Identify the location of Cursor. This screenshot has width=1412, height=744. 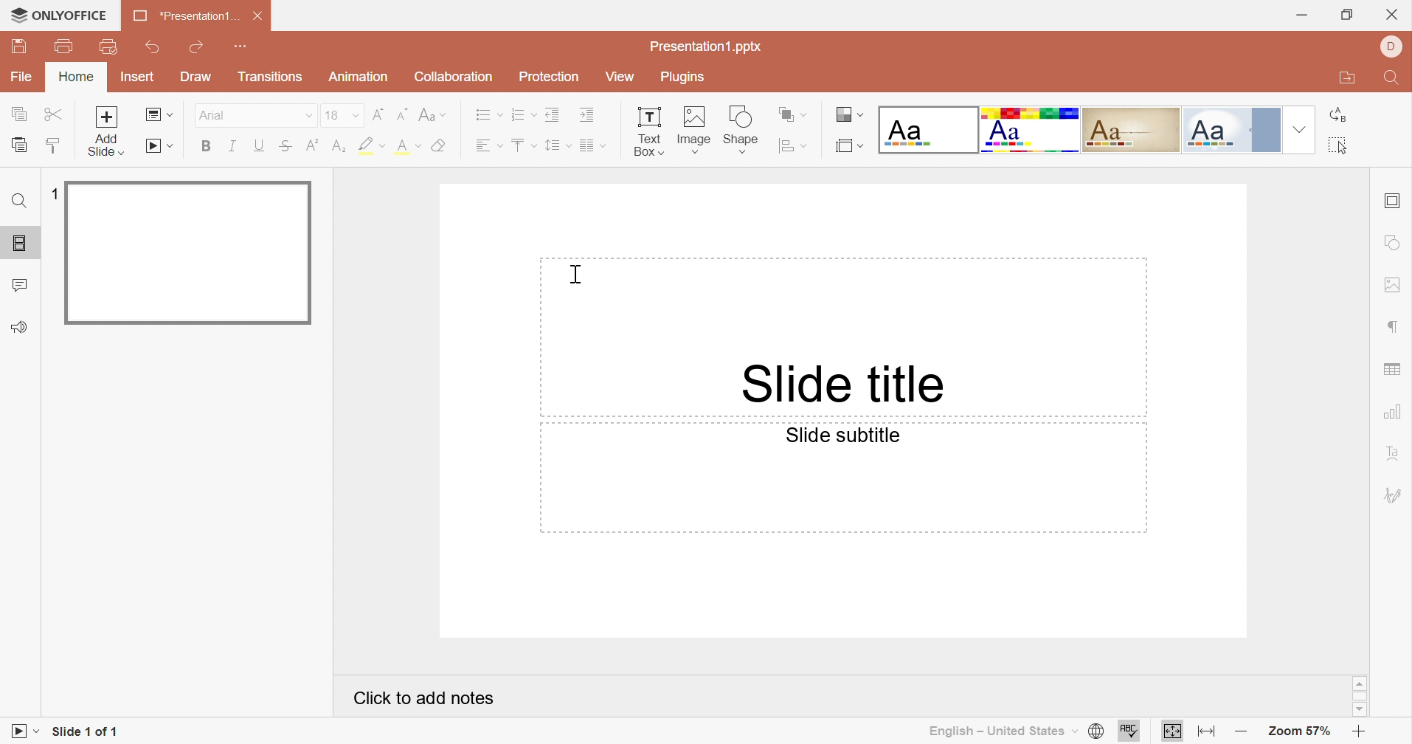
(574, 275).